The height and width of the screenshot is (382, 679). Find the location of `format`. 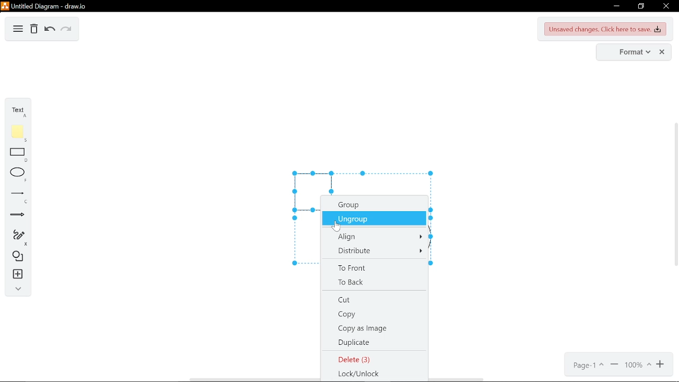

format is located at coordinates (628, 52).